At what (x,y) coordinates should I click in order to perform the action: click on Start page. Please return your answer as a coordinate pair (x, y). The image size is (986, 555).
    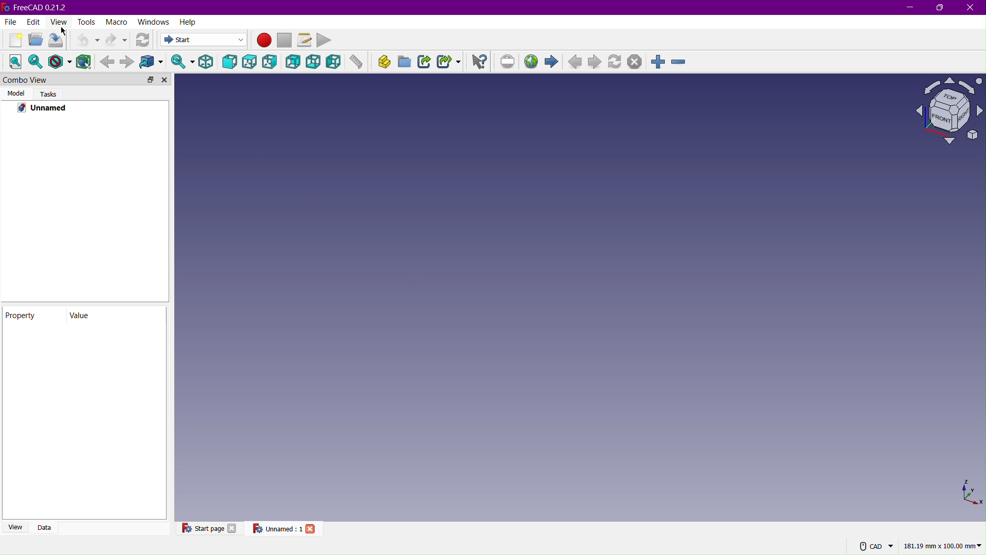
    Looking at the image, I should click on (552, 62).